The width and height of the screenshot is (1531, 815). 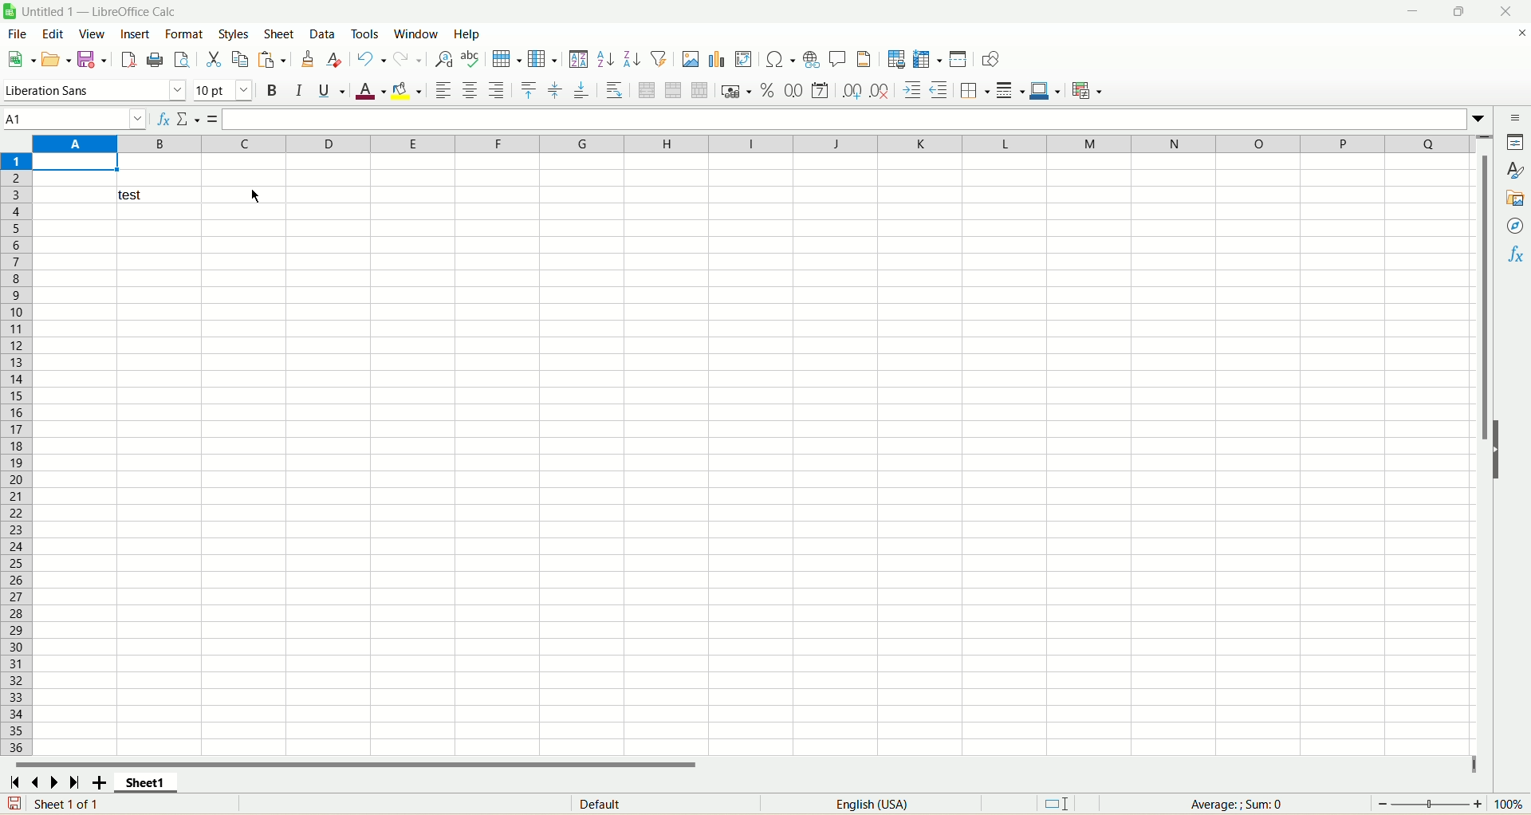 What do you see at coordinates (939, 90) in the screenshot?
I see `Decrease indent` at bounding box center [939, 90].